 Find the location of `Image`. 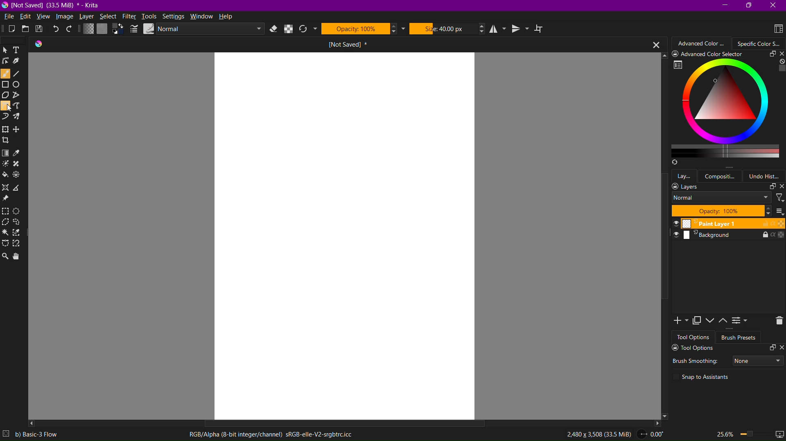

Image is located at coordinates (65, 17).